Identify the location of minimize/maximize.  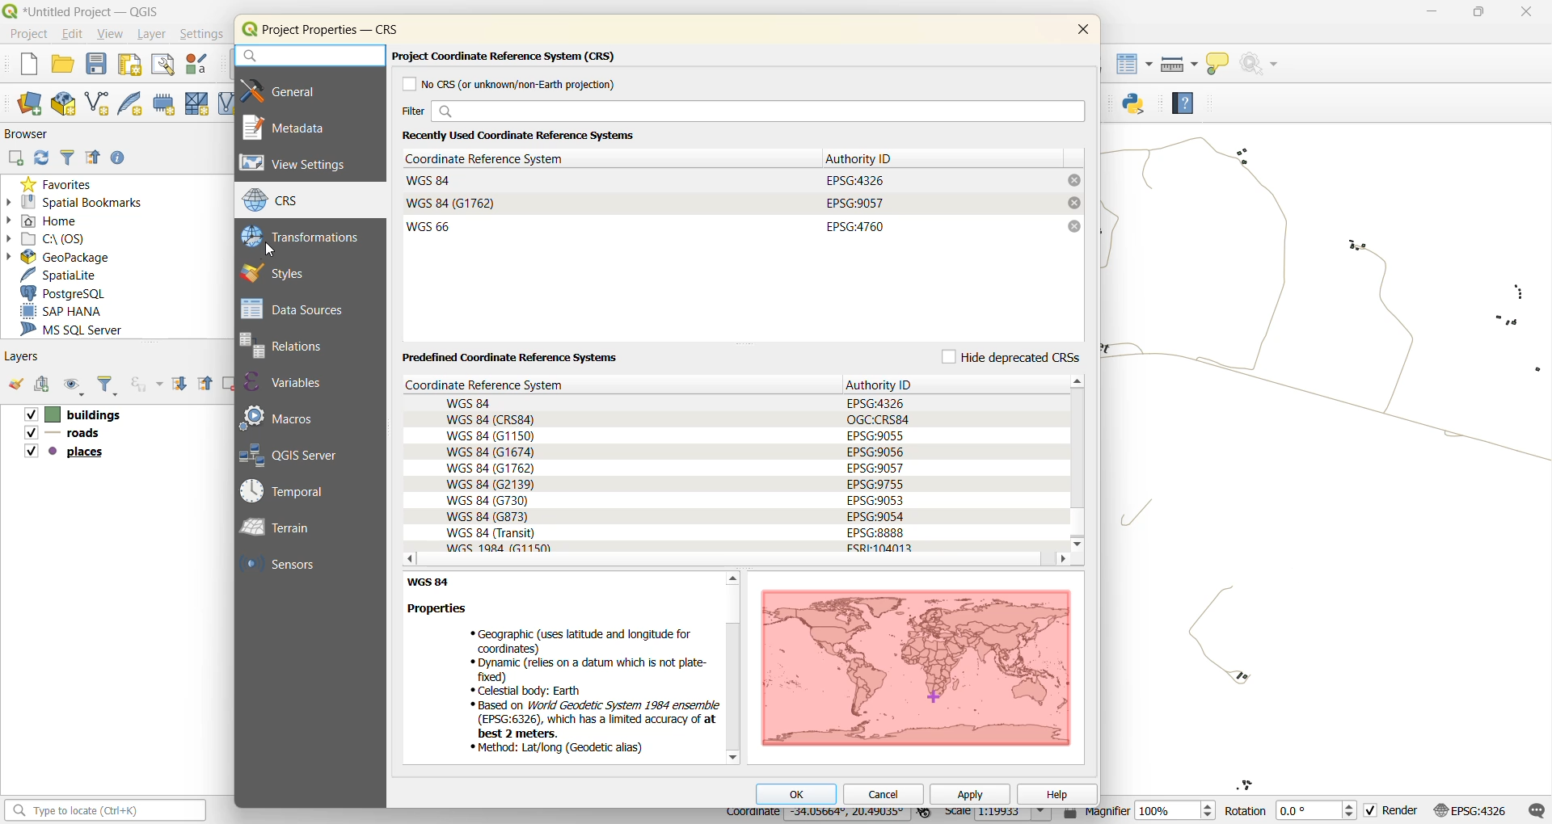
(1478, 15).